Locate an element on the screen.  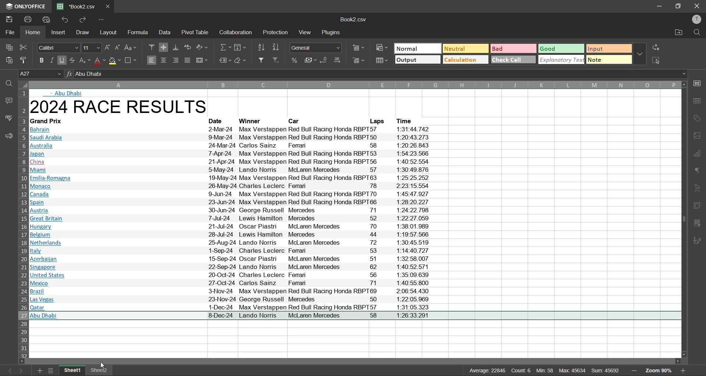
max is located at coordinates (571, 370).